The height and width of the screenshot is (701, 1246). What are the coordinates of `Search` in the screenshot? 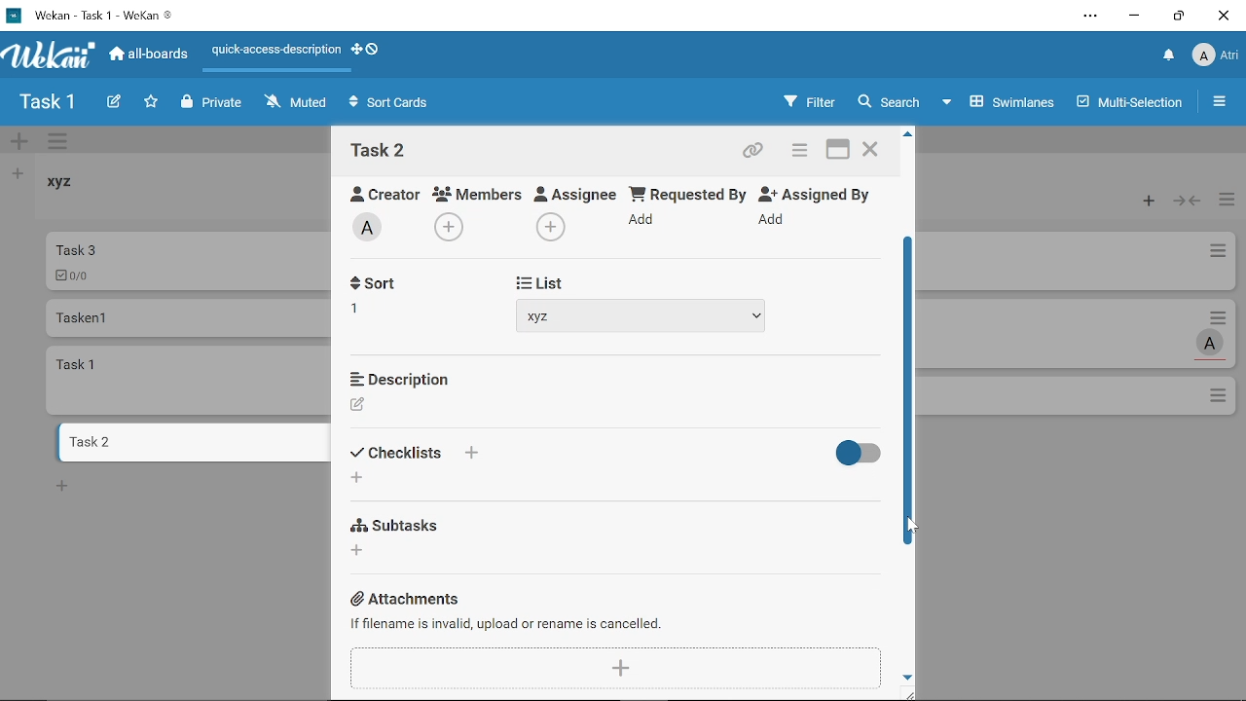 It's located at (888, 102).